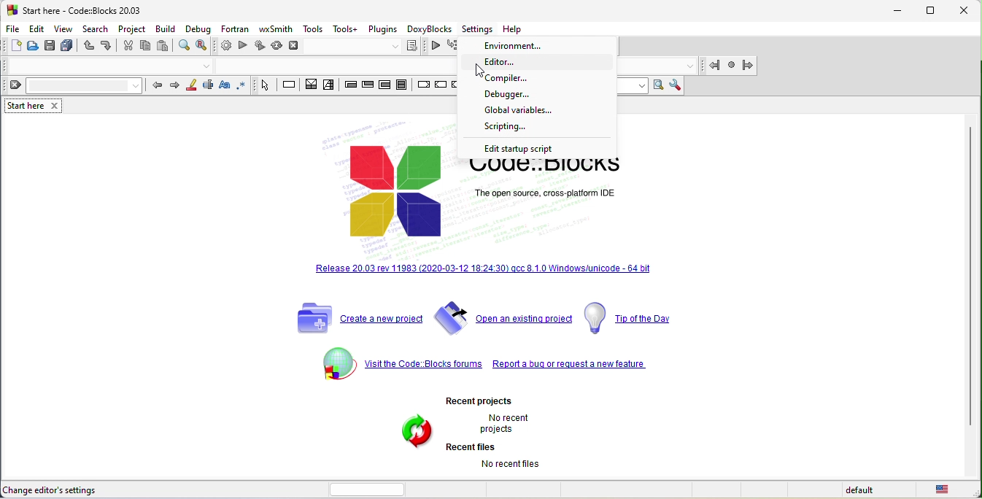 The width and height of the screenshot is (982, 499). Describe the element at coordinates (348, 86) in the screenshot. I see `entry` at that location.